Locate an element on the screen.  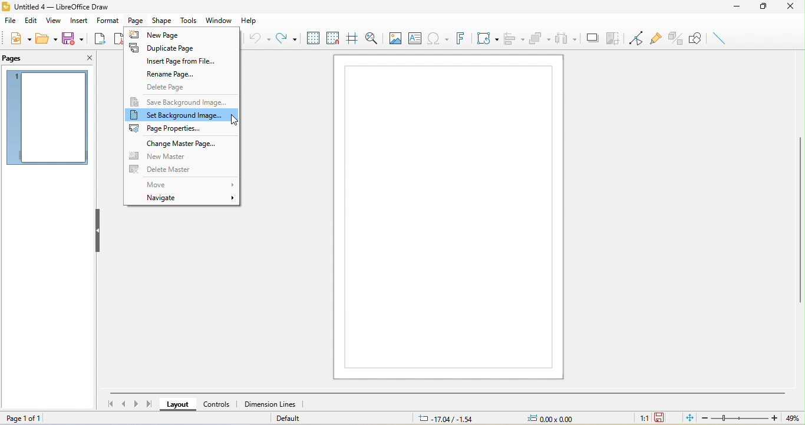
view is located at coordinates (55, 21).